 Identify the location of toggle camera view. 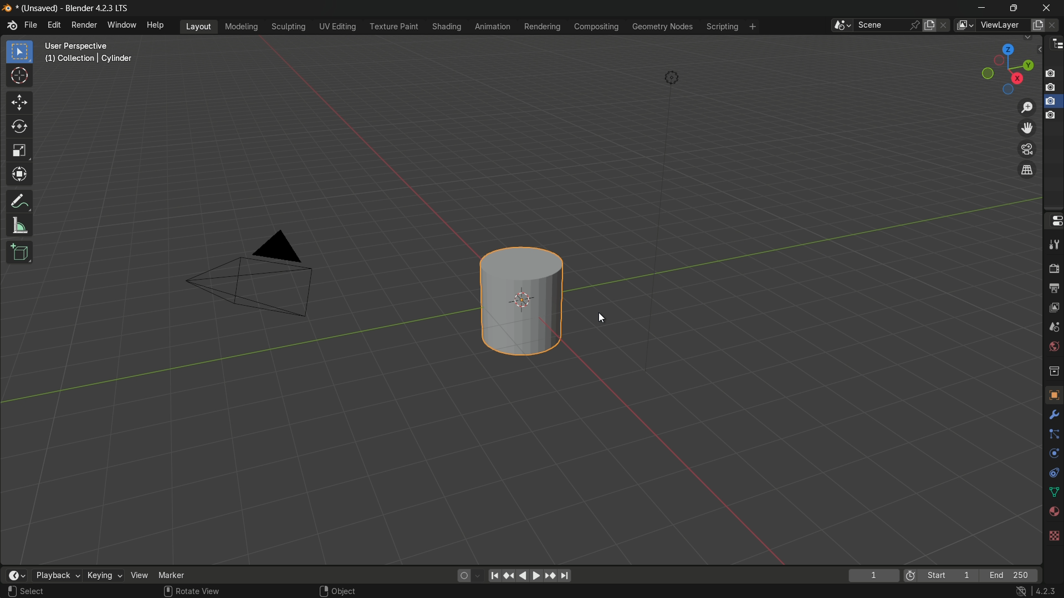
(1026, 148).